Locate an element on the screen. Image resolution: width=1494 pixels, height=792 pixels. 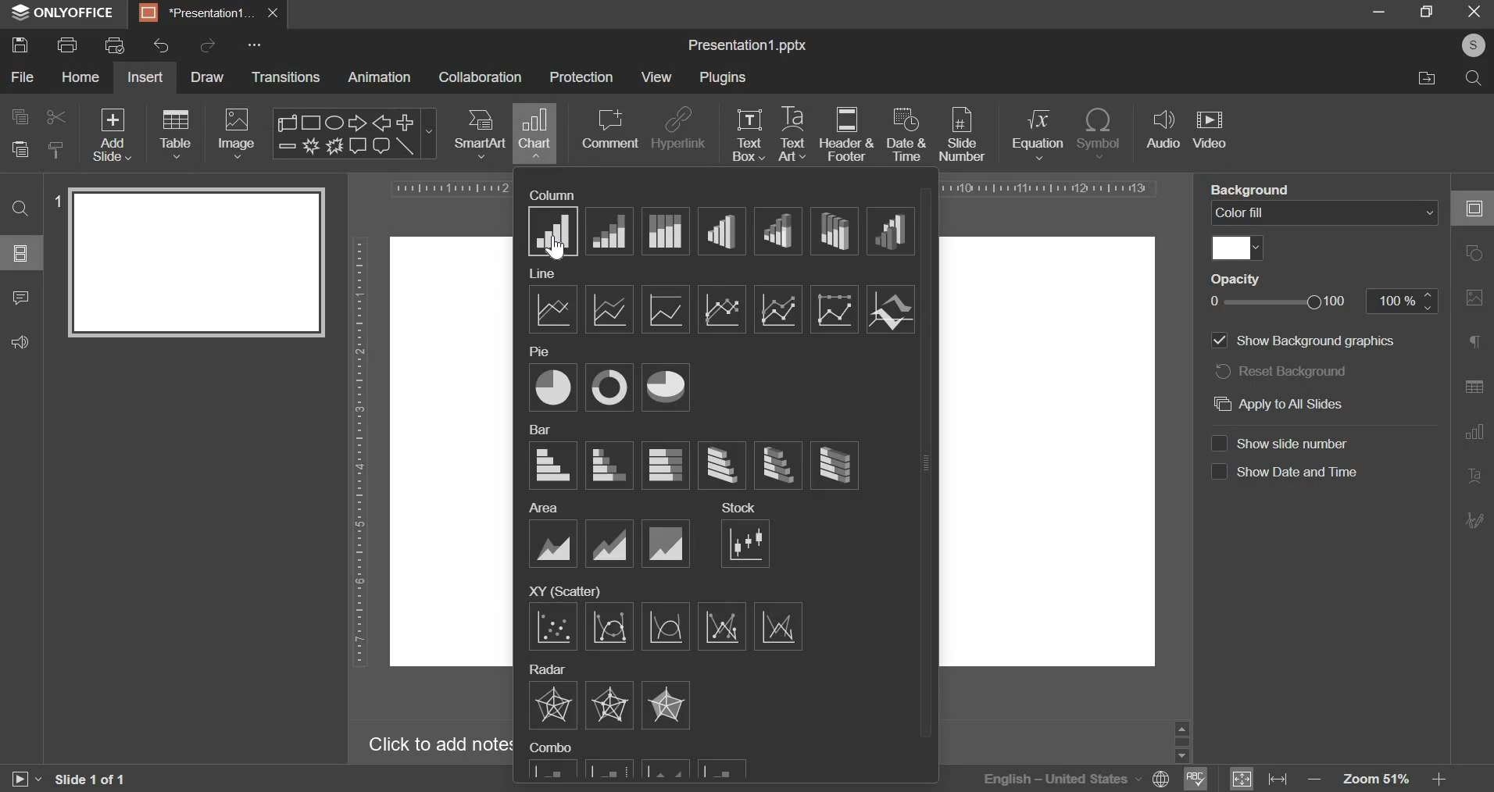
collaboration is located at coordinates (480, 77).